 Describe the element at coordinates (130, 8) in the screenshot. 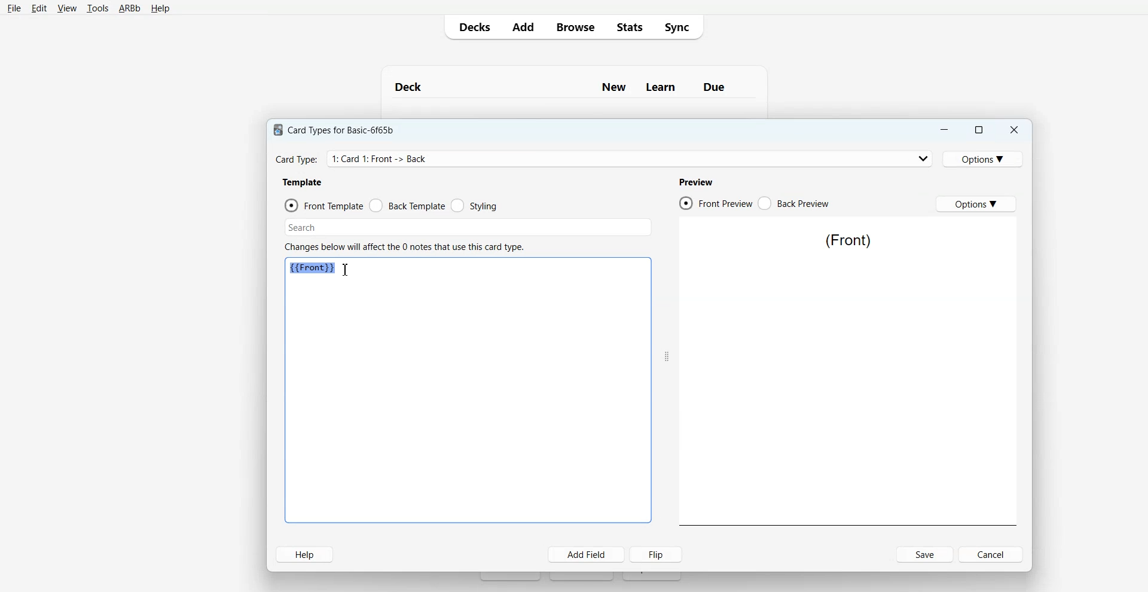

I see `ARBb` at that location.